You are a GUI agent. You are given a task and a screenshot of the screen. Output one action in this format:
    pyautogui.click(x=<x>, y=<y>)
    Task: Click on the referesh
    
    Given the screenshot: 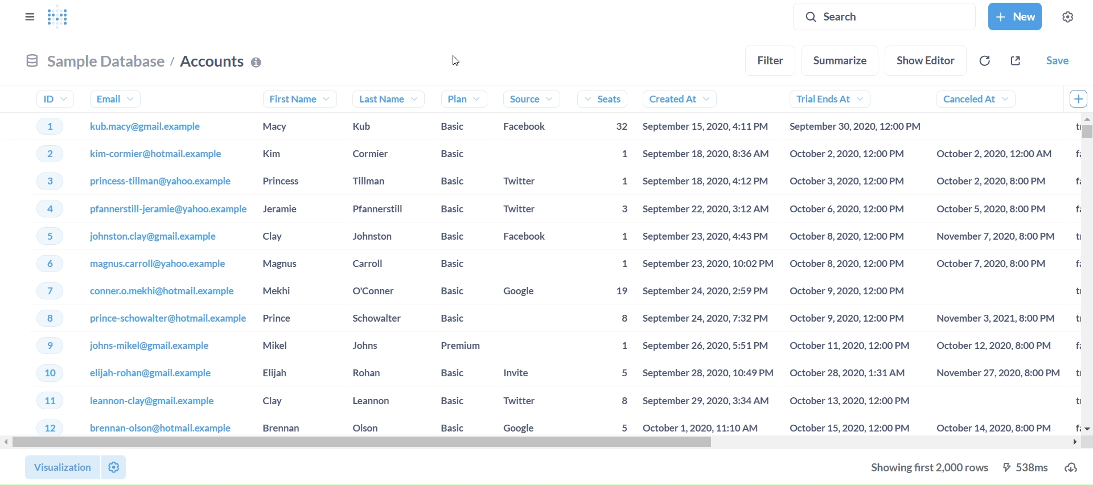 What is the action you would take?
    pyautogui.click(x=984, y=60)
    